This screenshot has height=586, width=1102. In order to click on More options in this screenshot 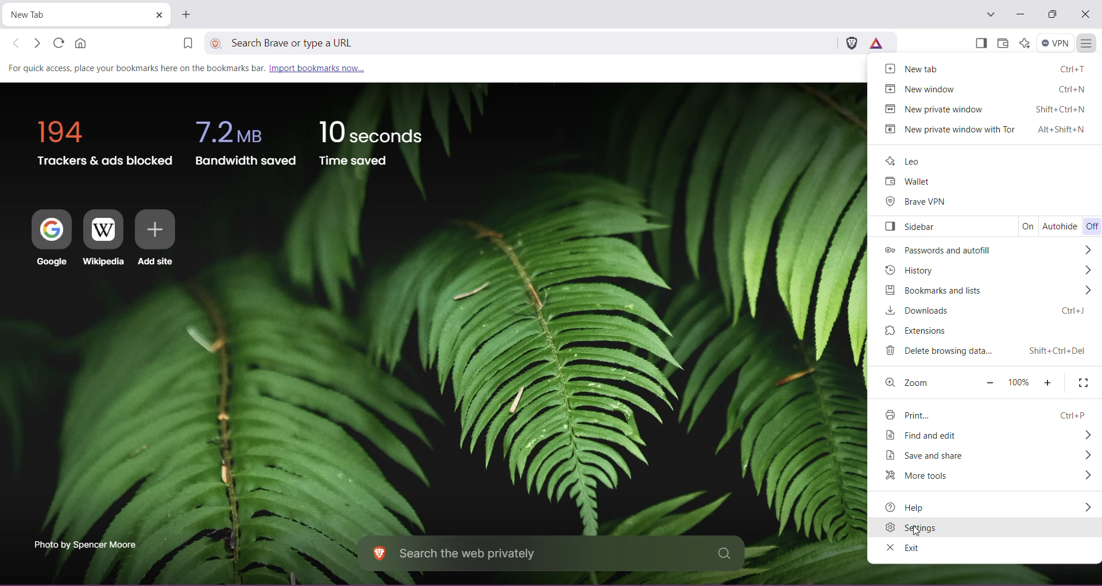, I will do `click(1086, 291)`.